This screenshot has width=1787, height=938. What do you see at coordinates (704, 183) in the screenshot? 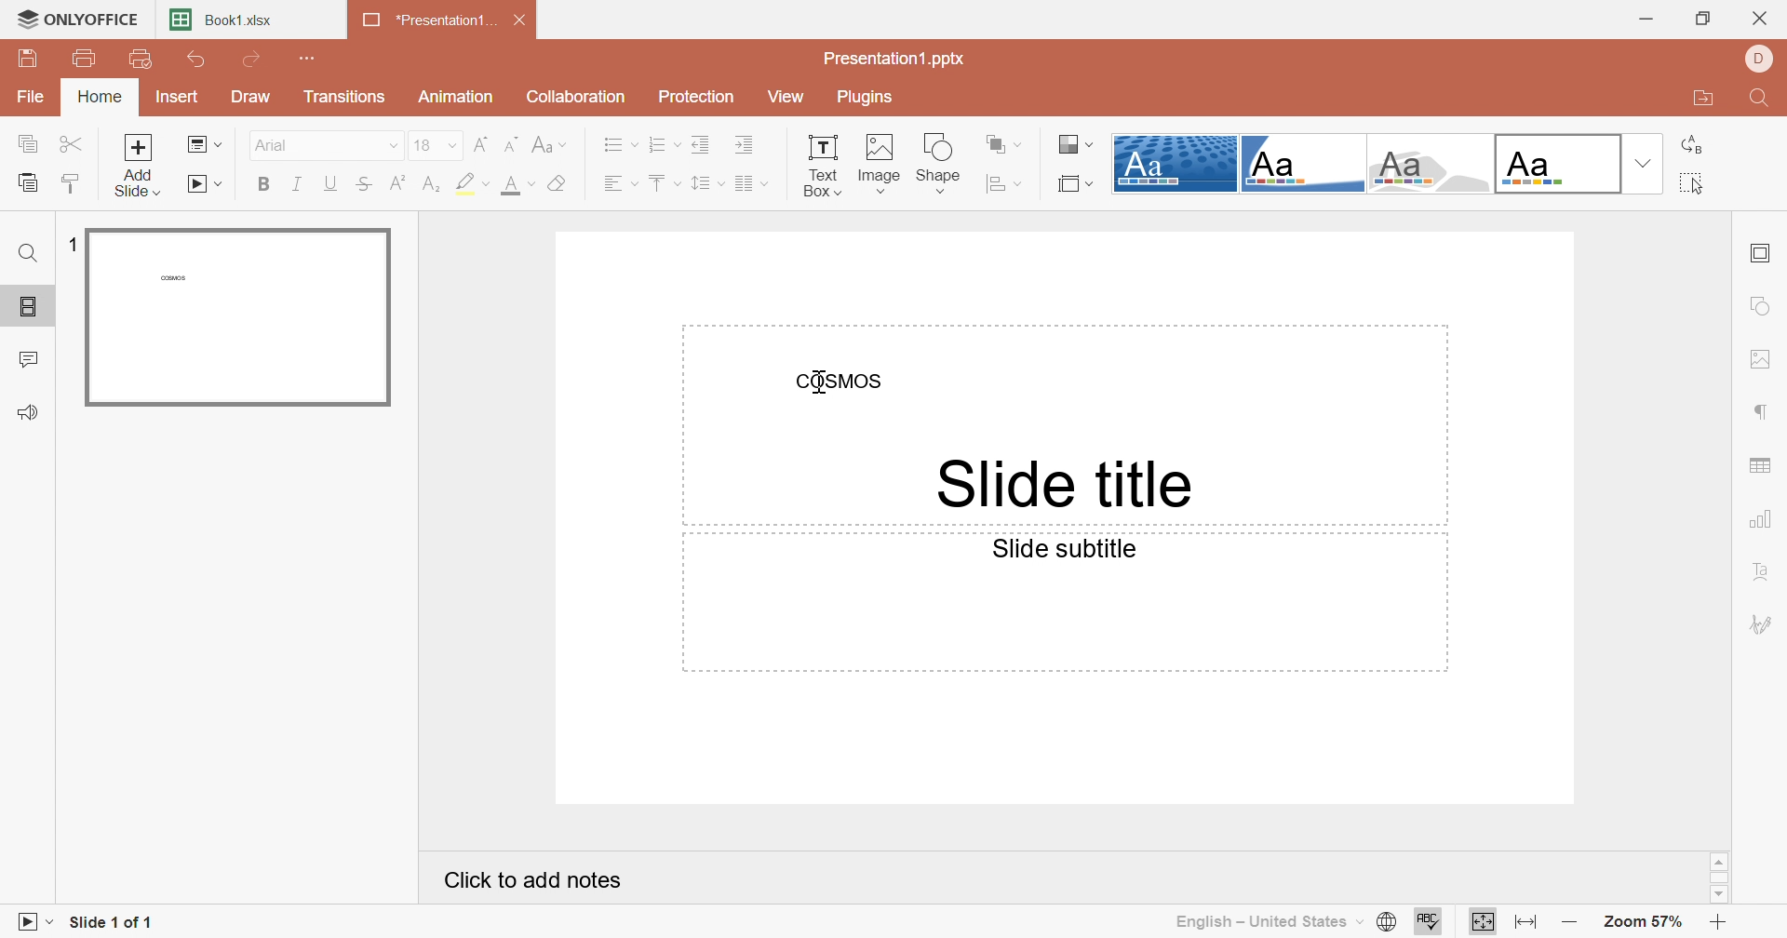
I see `Line spacing` at bounding box center [704, 183].